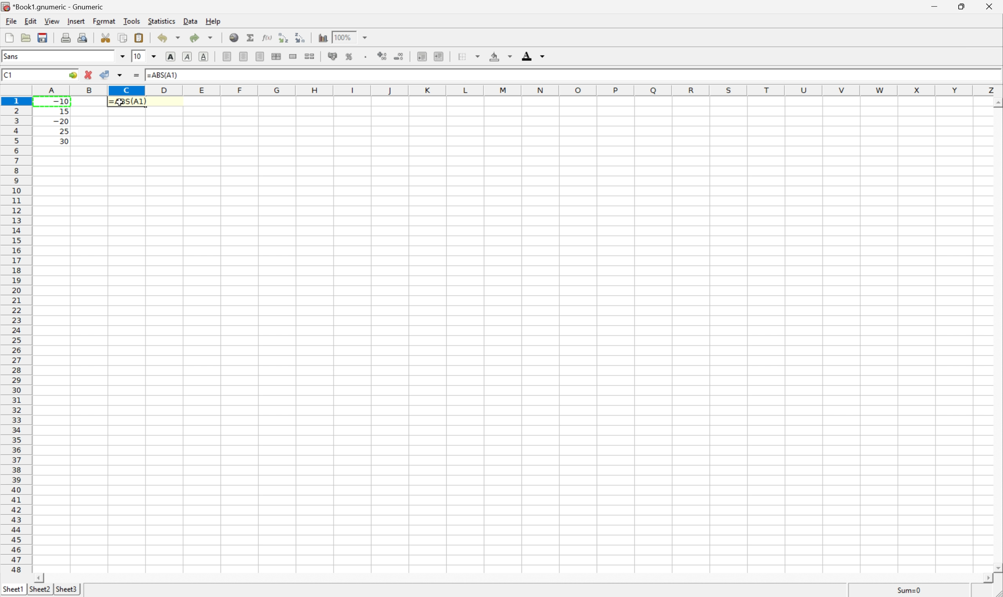 The height and width of the screenshot is (597, 1003). What do you see at coordinates (399, 56) in the screenshot?
I see `Decrease the number of decimals displayed` at bounding box center [399, 56].